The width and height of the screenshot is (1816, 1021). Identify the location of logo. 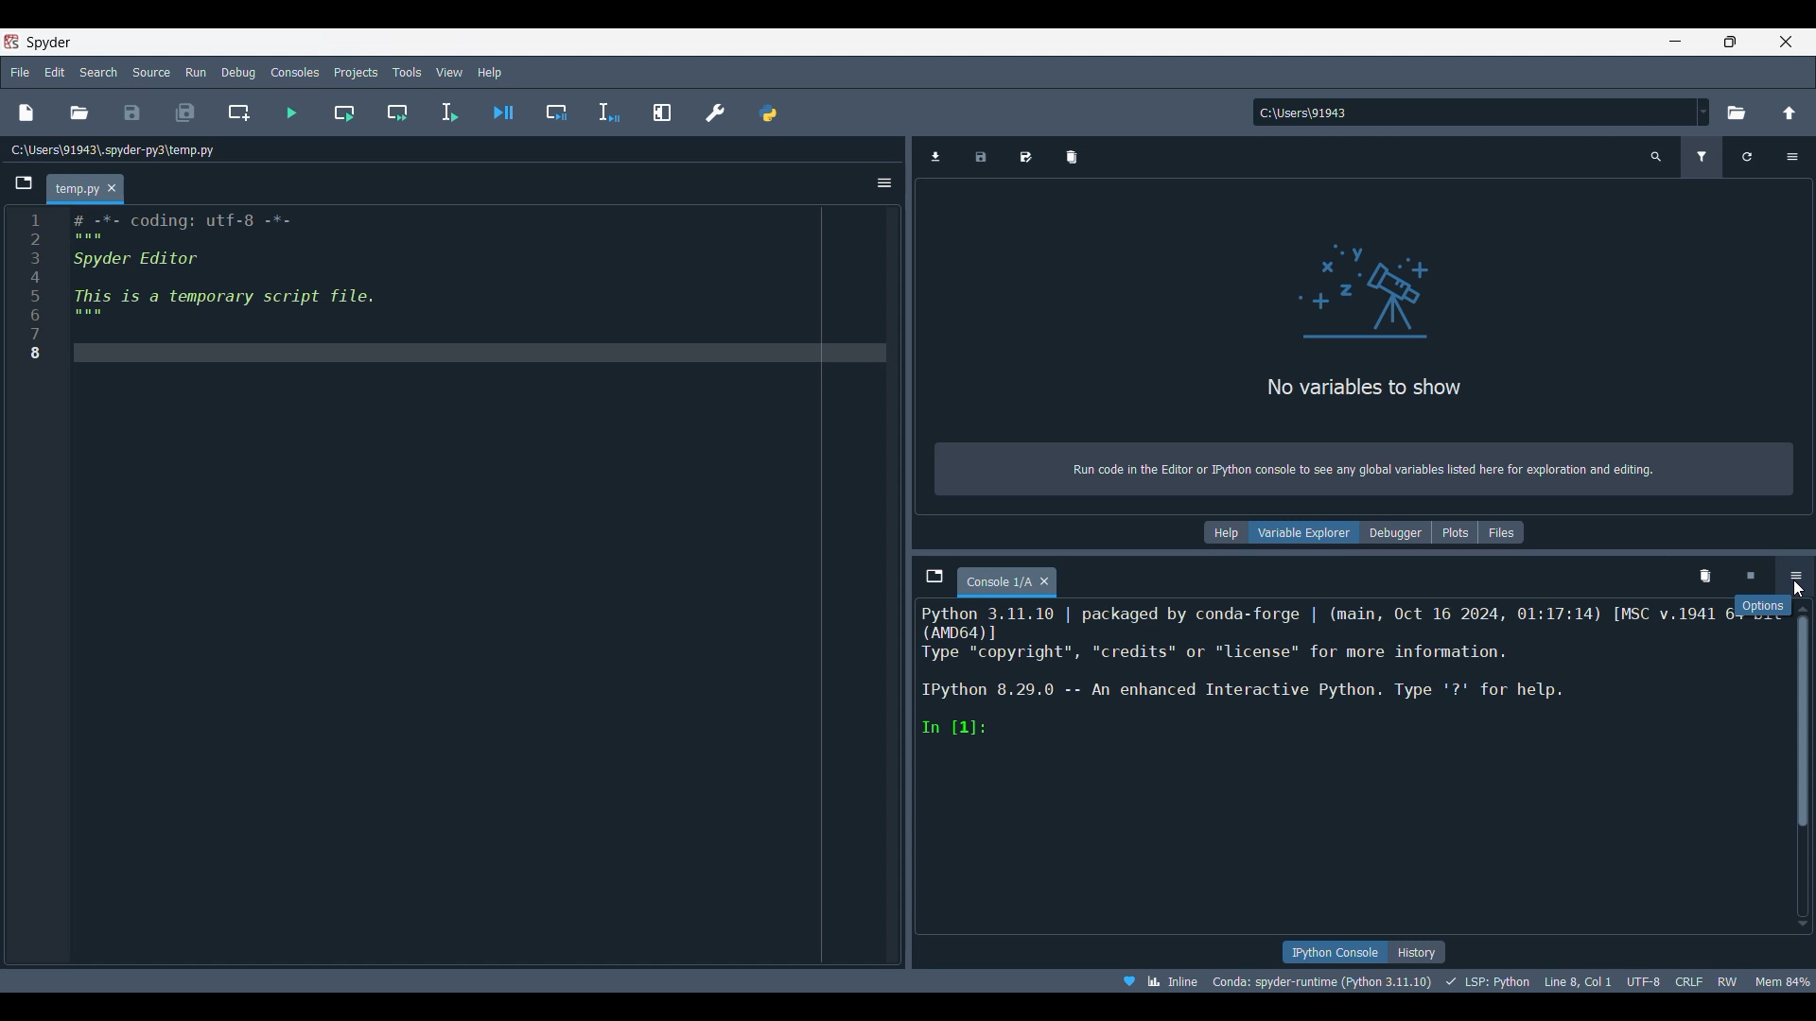
(1359, 299).